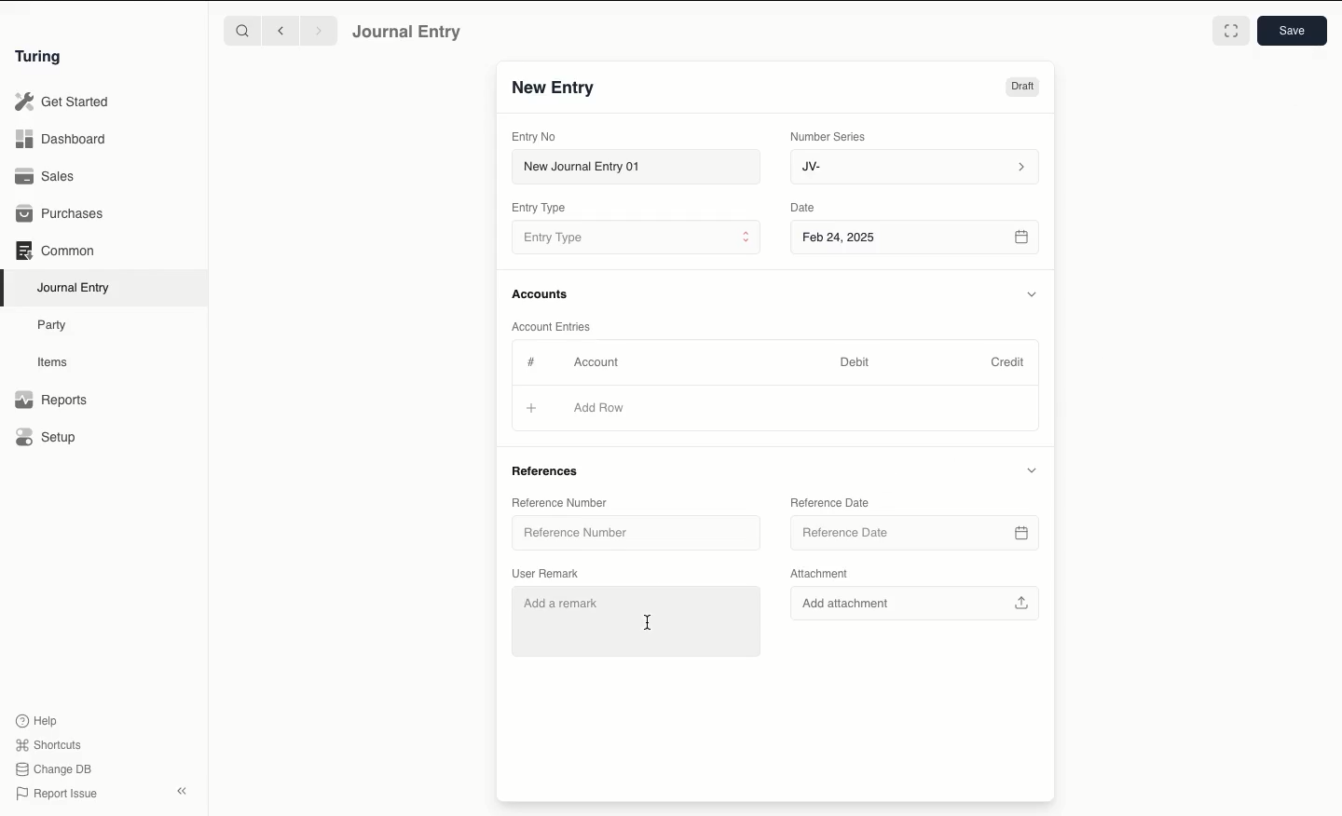 Image resolution: width=1342 pixels, height=816 pixels. I want to click on Toggle between form and full width, so click(1231, 31).